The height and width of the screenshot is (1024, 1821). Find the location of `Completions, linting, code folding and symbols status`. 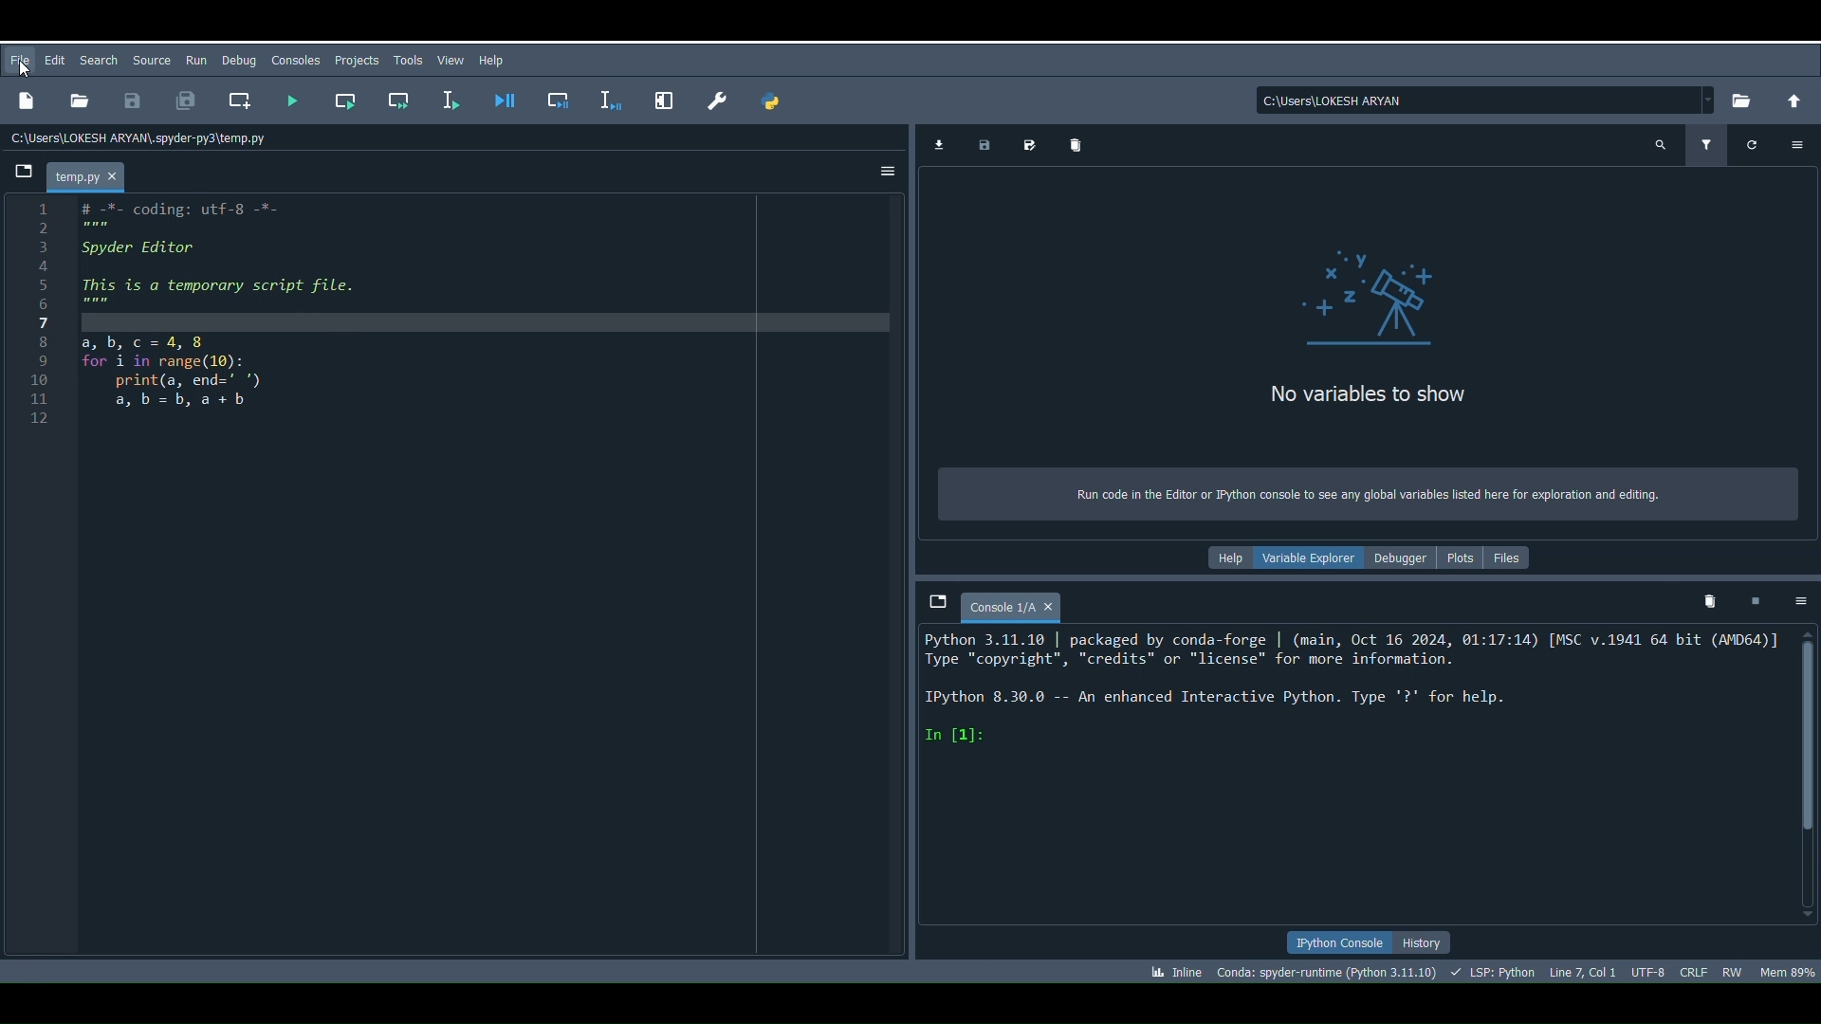

Completions, linting, code folding and symbols status is located at coordinates (1496, 970).